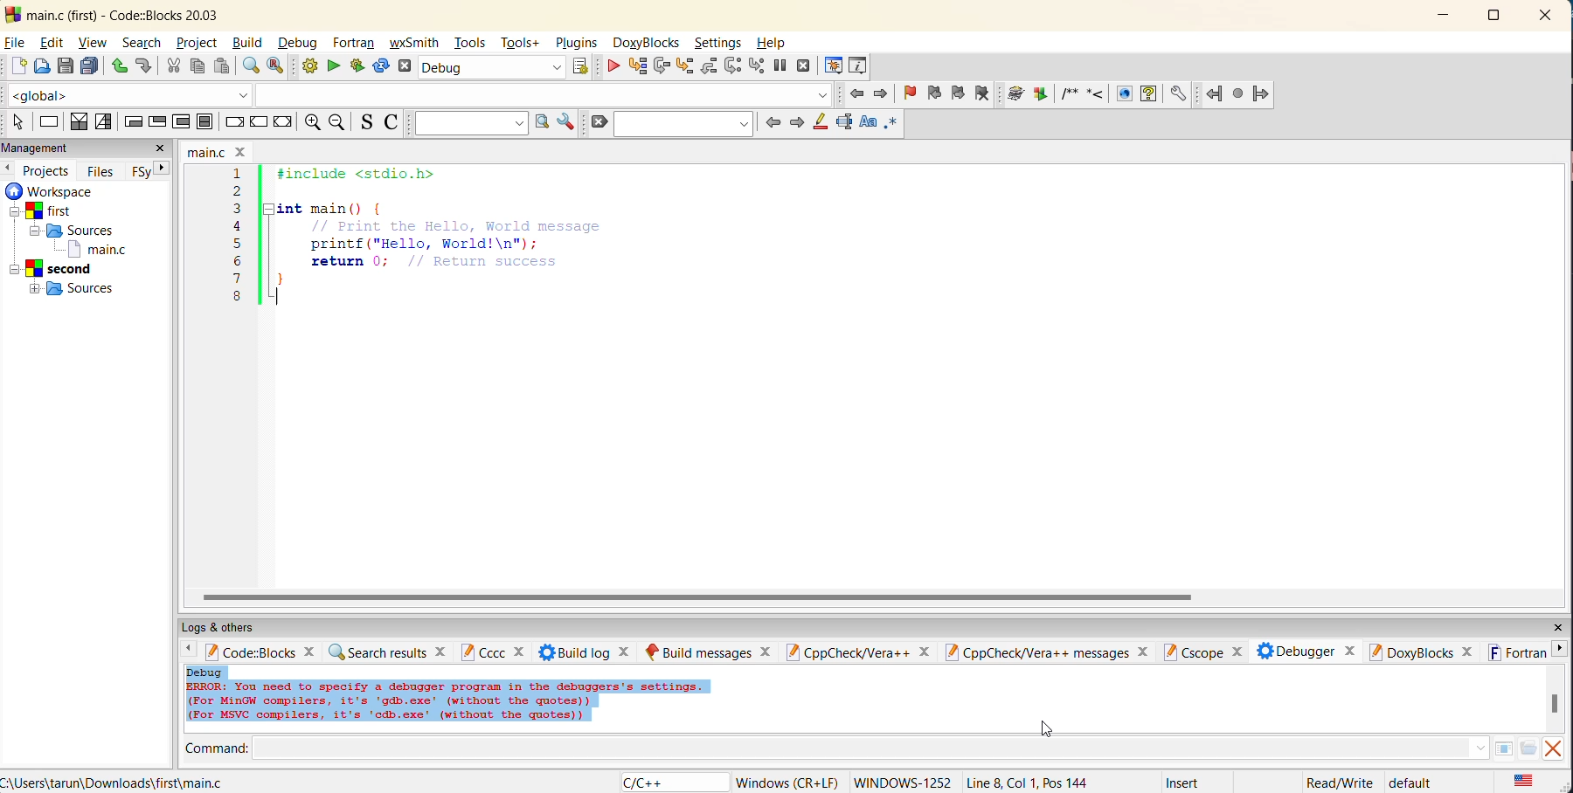 This screenshot has height=793, width=1573. Describe the element at coordinates (17, 43) in the screenshot. I see `file` at that location.